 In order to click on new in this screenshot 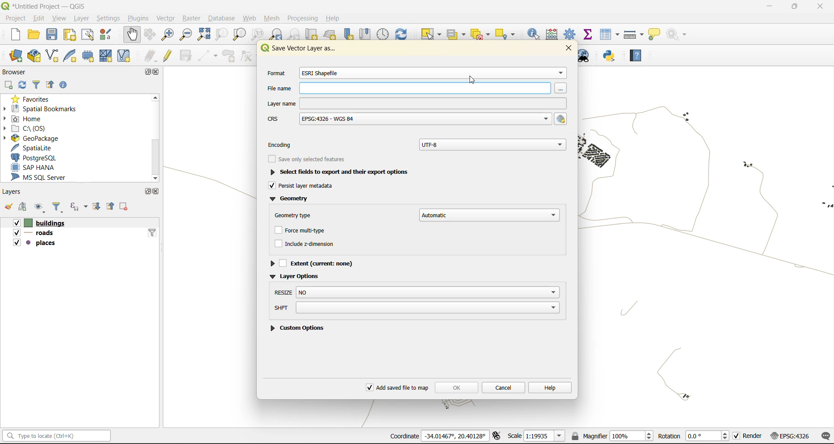, I will do `click(15, 35)`.